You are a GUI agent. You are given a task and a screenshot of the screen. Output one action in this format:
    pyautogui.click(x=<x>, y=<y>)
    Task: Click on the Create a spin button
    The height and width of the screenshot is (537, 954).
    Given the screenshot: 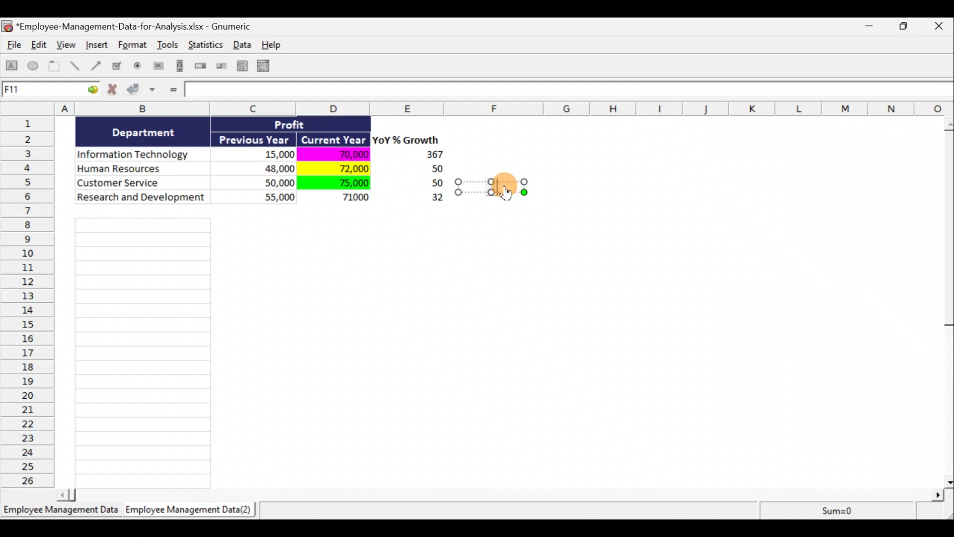 What is the action you would take?
    pyautogui.click(x=201, y=67)
    